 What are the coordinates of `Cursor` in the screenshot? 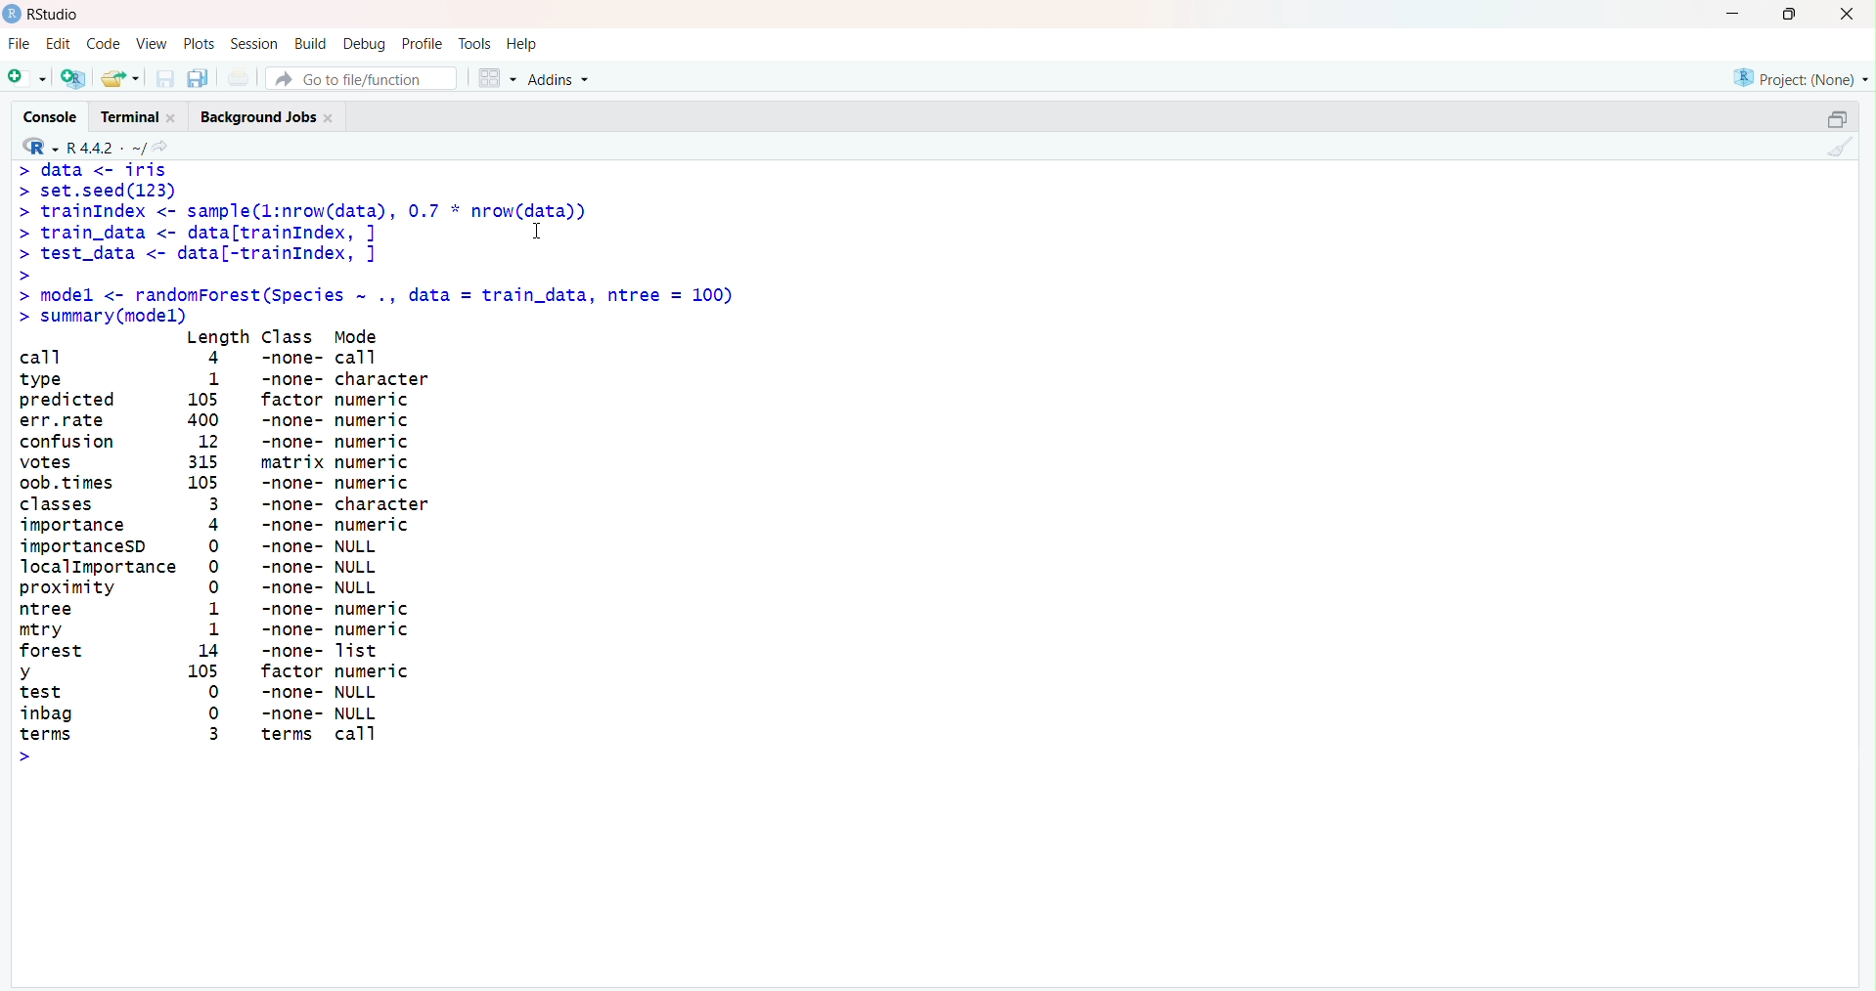 It's located at (546, 231).